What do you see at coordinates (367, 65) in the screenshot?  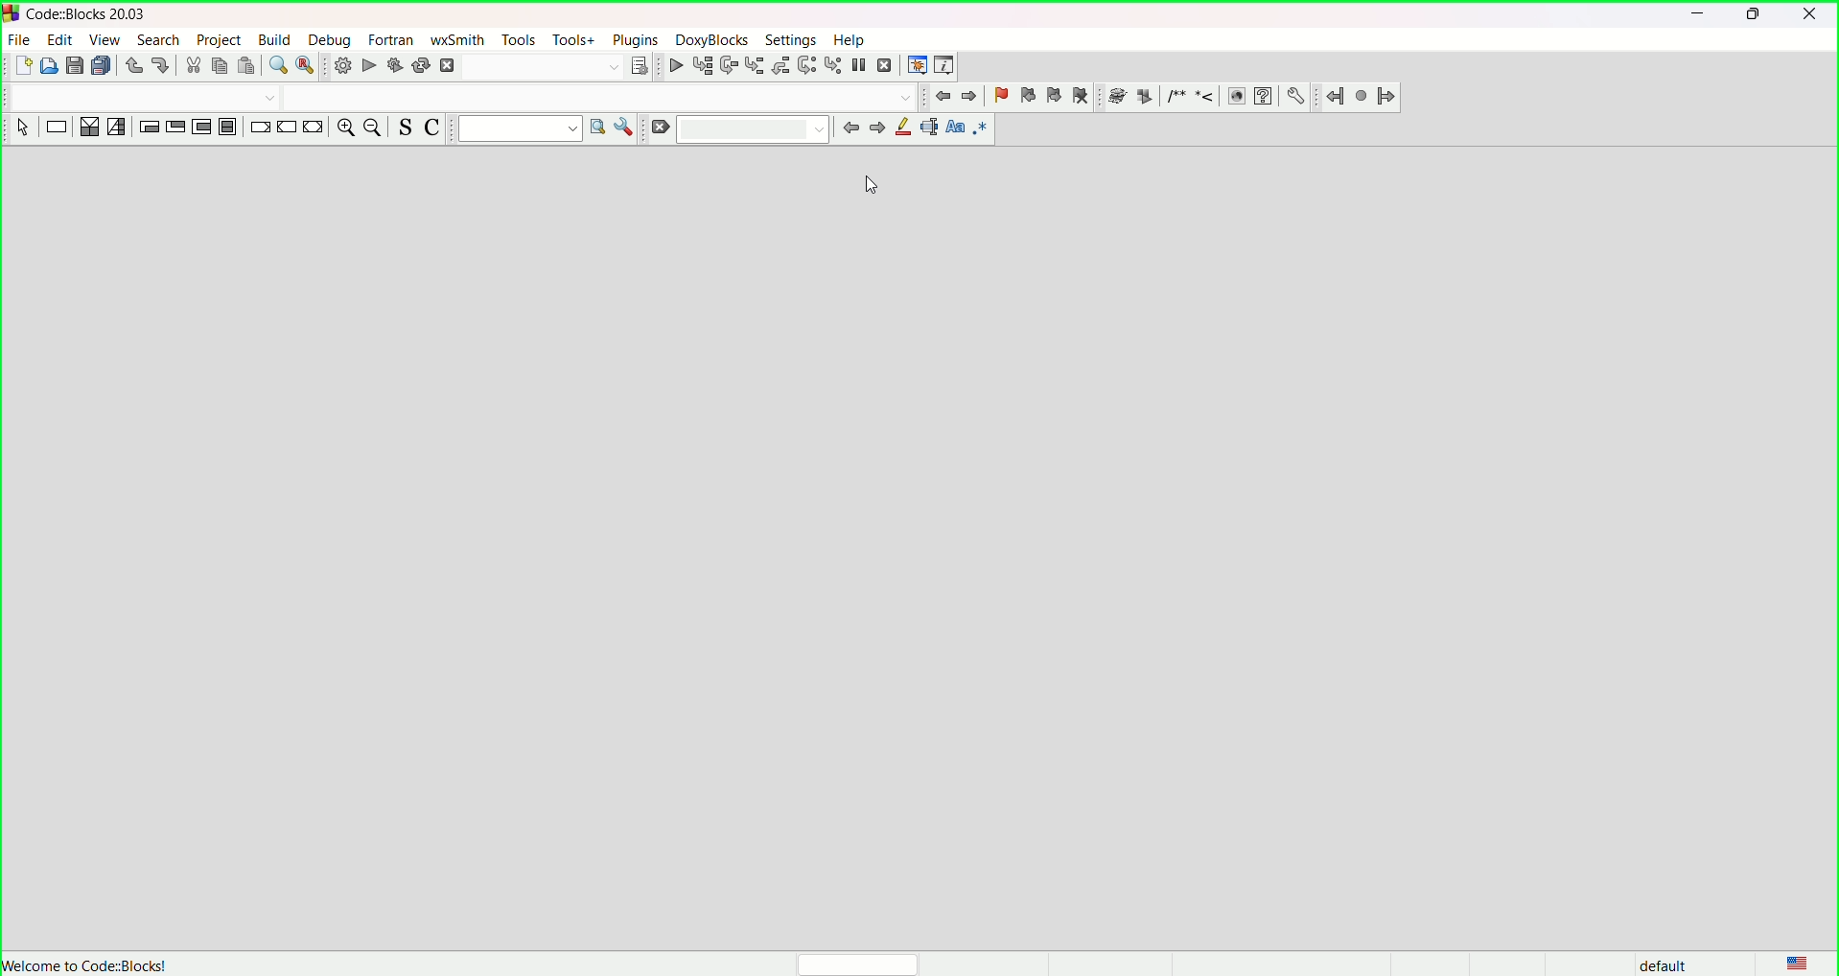 I see `run` at bounding box center [367, 65].